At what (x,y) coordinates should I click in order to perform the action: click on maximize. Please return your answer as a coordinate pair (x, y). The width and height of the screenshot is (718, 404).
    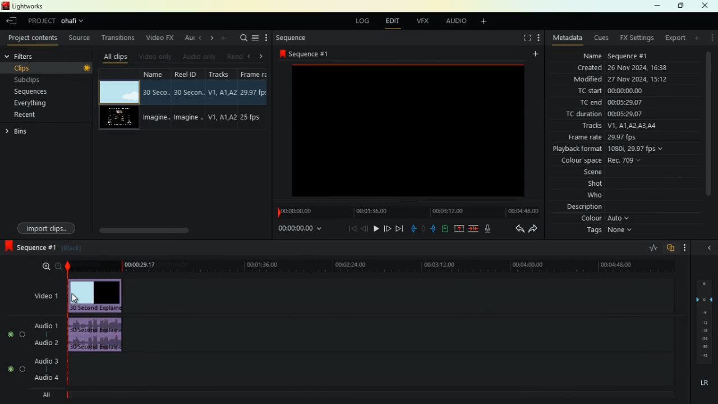
    Looking at the image, I should click on (682, 6).